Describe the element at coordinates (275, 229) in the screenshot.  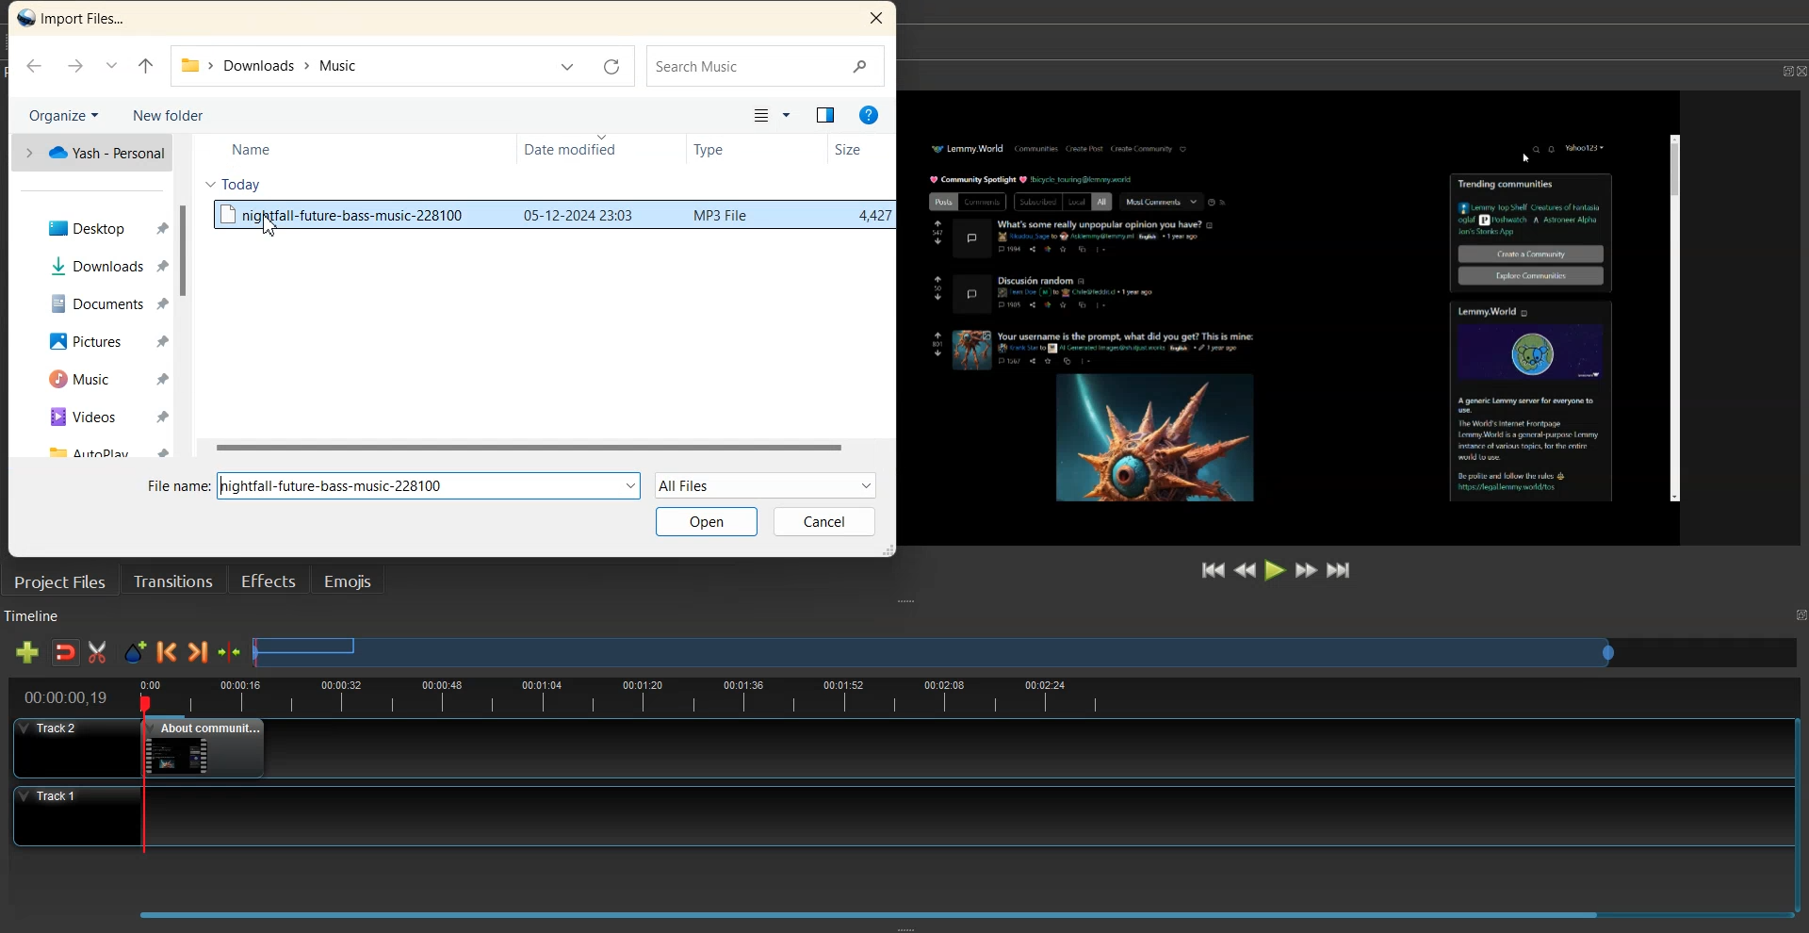
I see `Cursor` at that location.